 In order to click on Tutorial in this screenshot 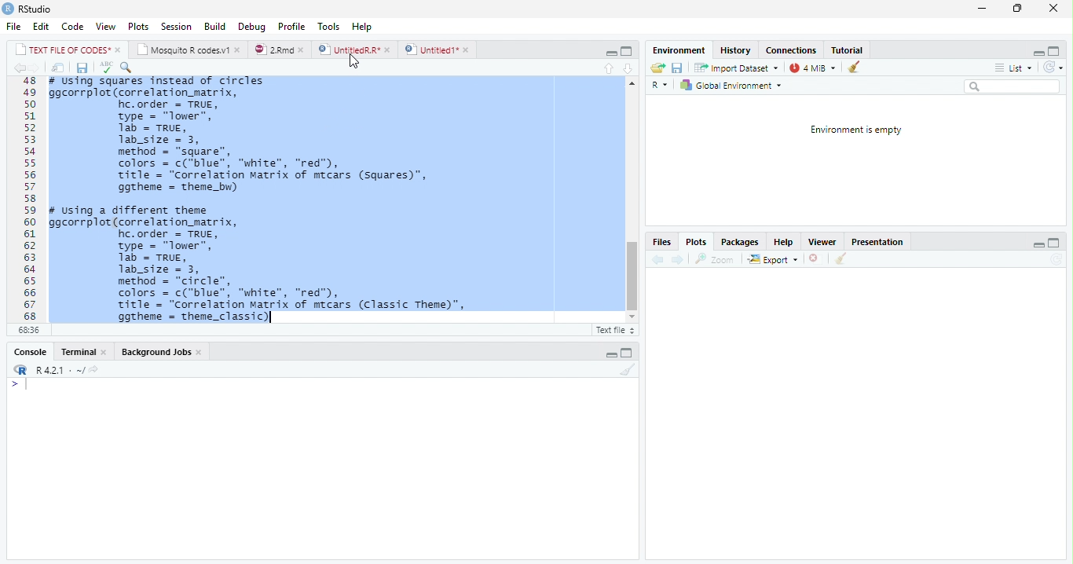, I will do `click(848, 49)`.